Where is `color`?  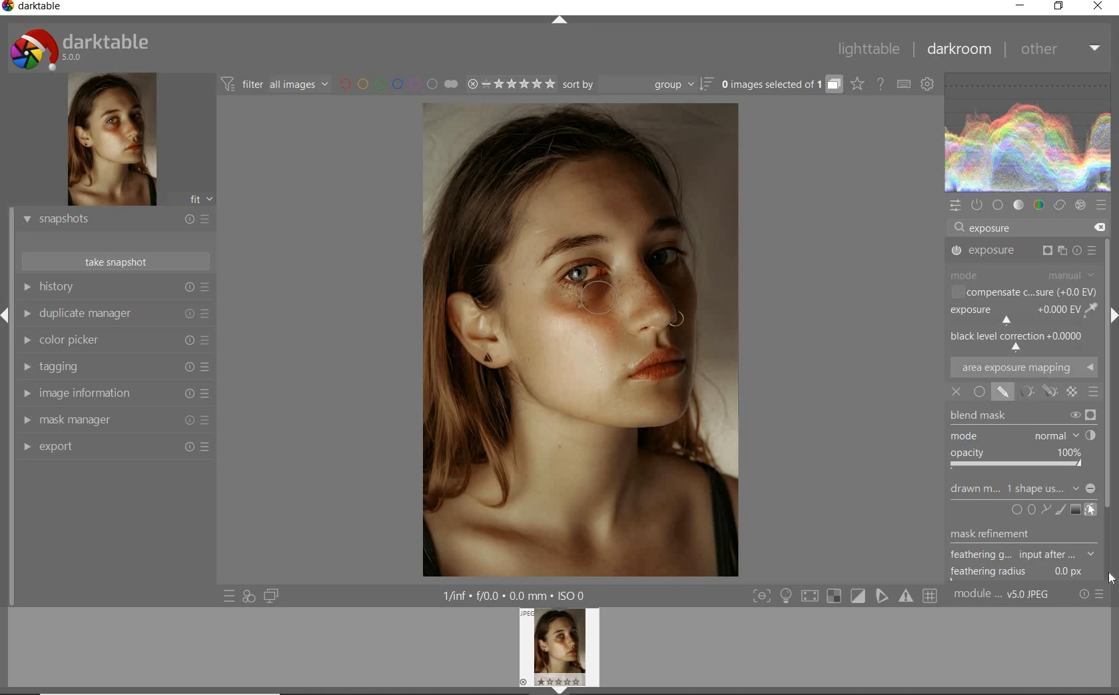 color is located at coordinates (1040, 204).